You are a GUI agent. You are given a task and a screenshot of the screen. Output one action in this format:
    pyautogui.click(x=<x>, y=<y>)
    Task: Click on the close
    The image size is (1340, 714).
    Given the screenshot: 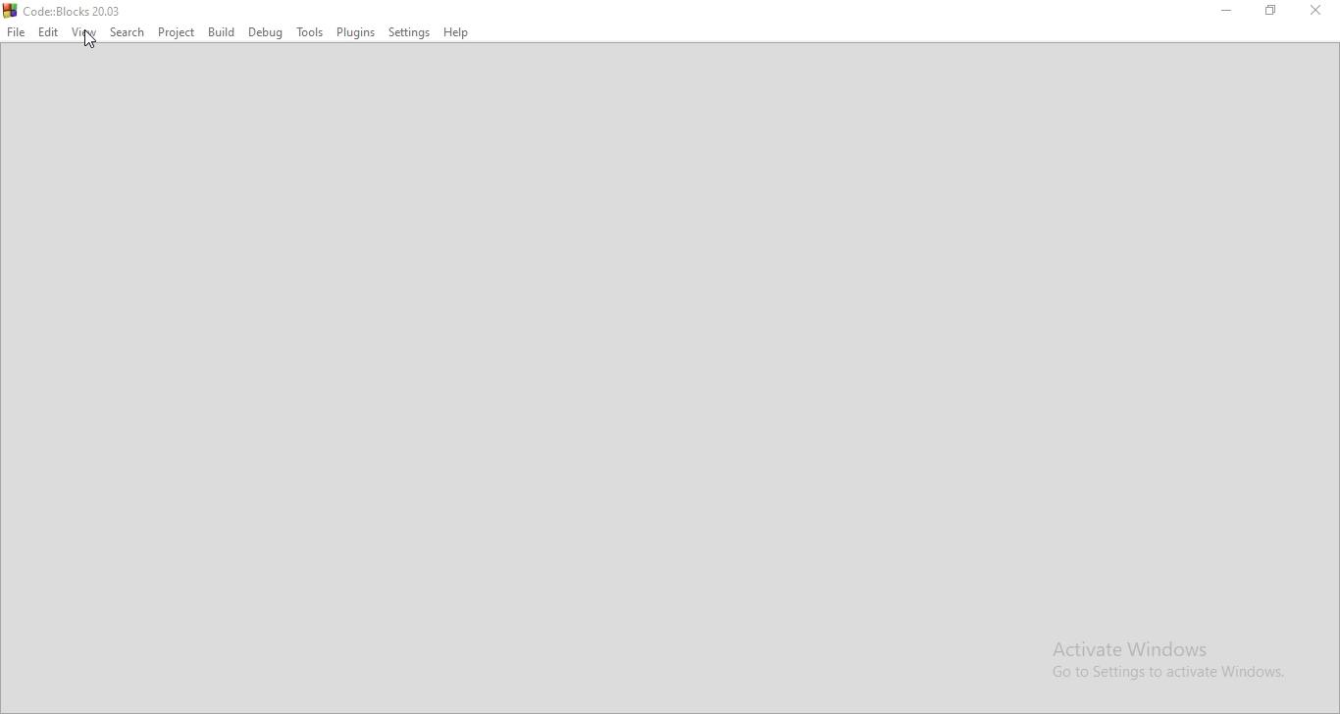 What is the action you would take?
    pyautogui.click(x=1319, y=12)
    